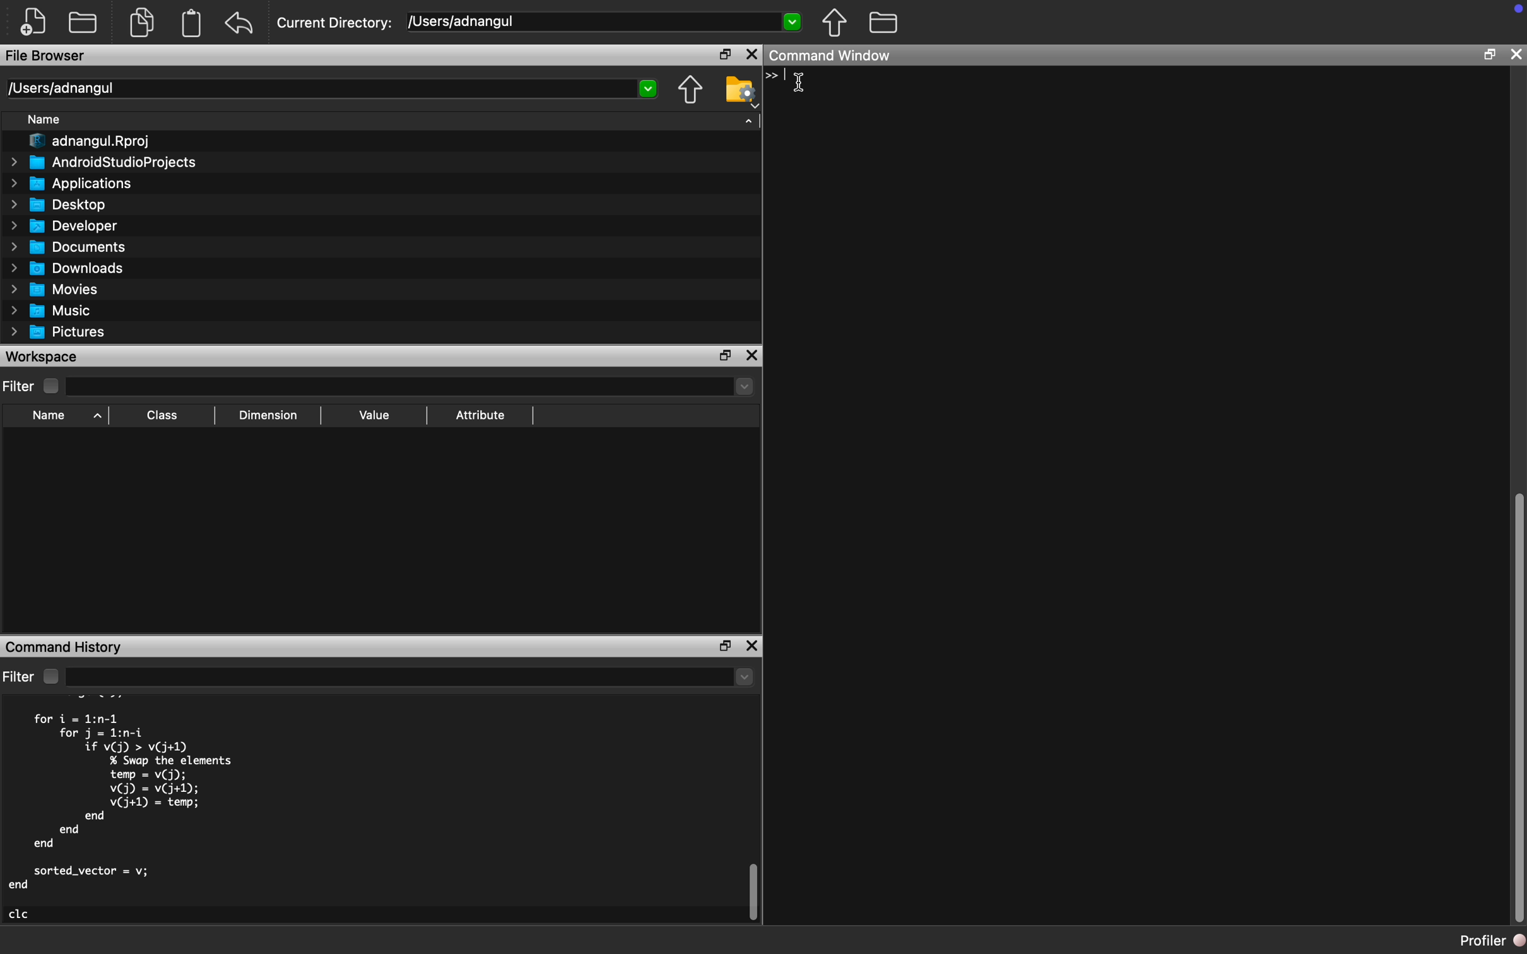 The height and width of the screenshot is (954, 1527). I want to click on Profiler, so click(1492, 940).